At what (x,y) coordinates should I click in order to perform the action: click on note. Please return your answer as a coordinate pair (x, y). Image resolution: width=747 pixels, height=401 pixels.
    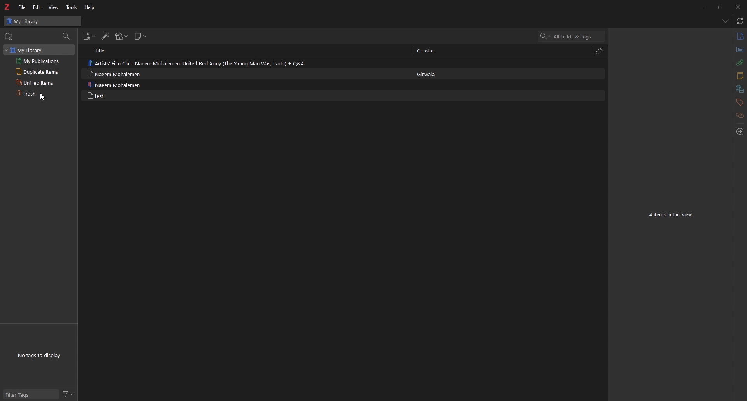
    Looking at the image, I should click on (118, 85).